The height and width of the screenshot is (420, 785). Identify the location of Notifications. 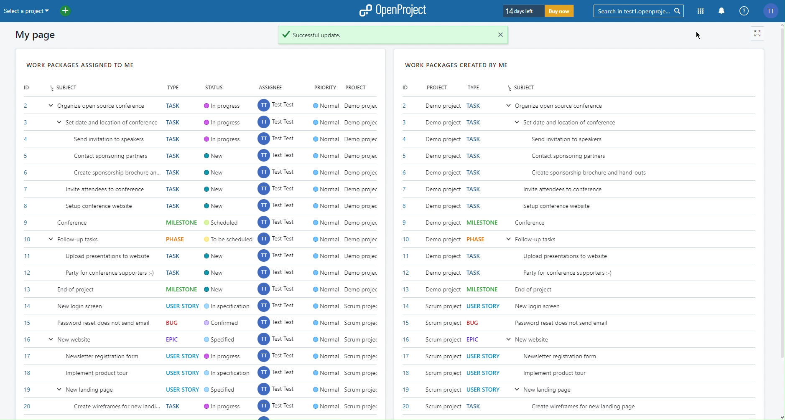
(721, 11).